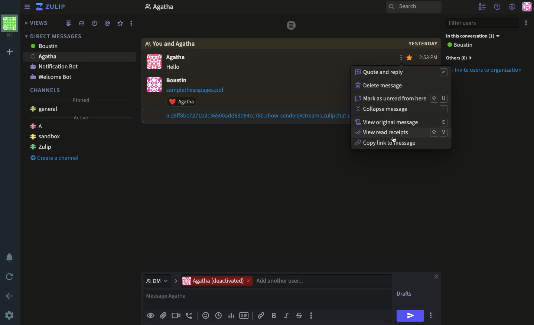  Describe the element at coordinates (81, 23) in the screenshot. I see `Inbox` at that location.